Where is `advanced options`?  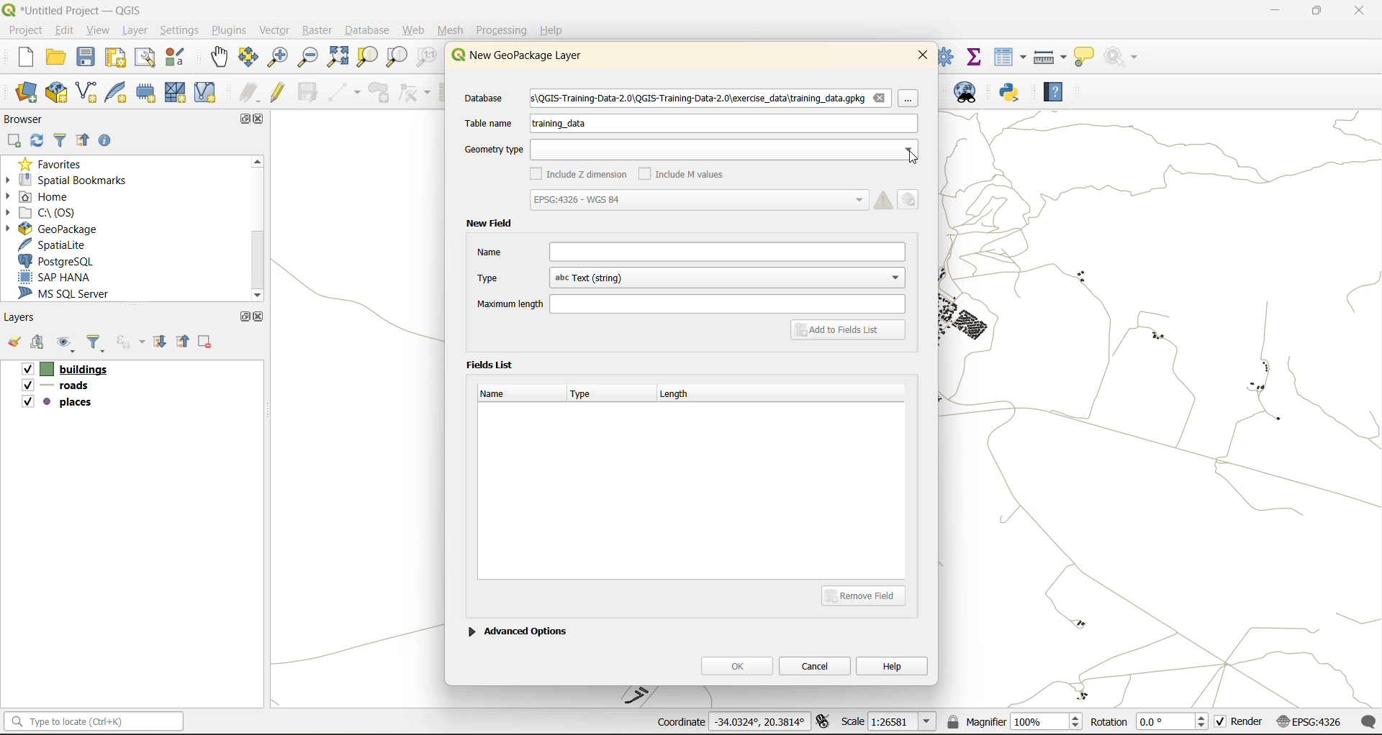 advanced options is located at coordinates (518, 629).